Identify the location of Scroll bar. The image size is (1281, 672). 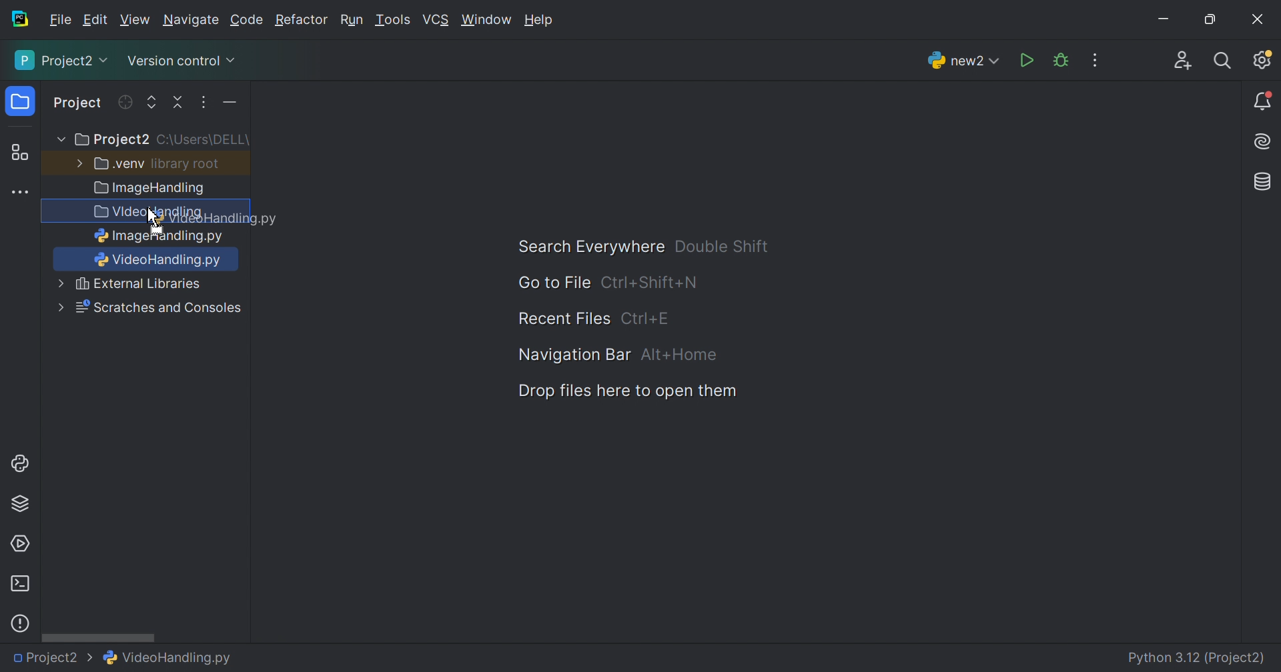
(98, 637).